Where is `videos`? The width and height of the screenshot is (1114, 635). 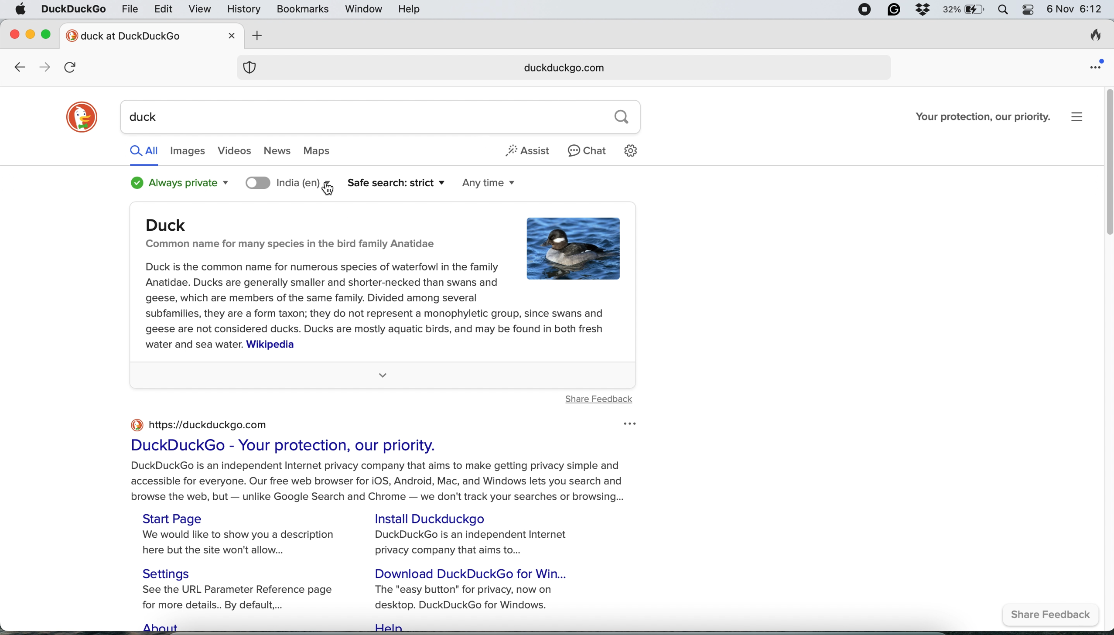 videos is located at coordinates (236, 151).